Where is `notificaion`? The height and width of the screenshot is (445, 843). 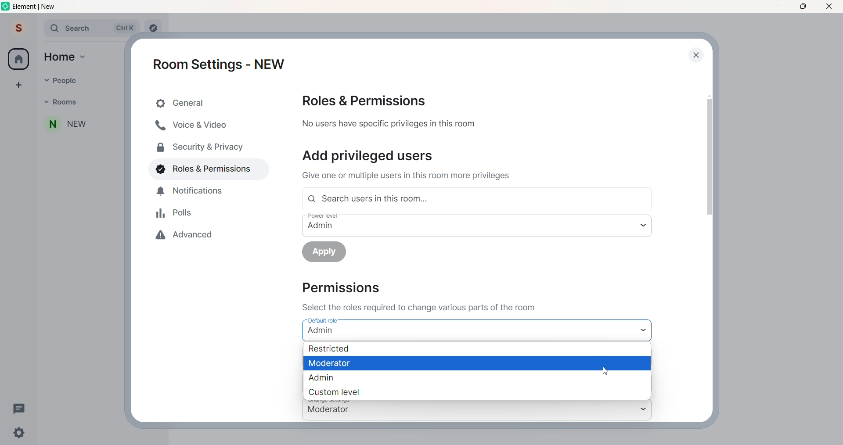 notificaion is located at coordinates (190, 193).